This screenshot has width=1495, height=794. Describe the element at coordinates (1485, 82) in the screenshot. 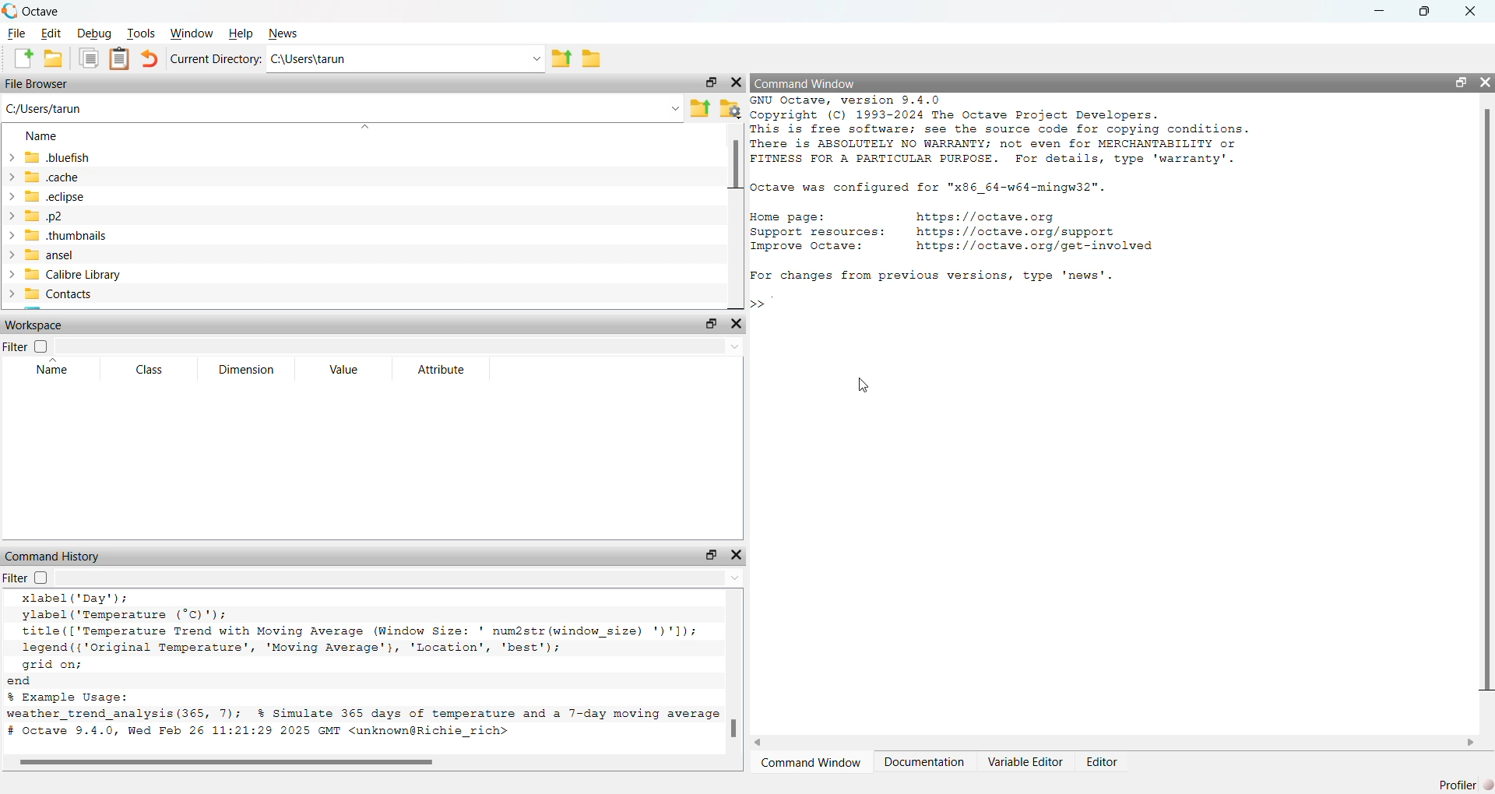

I see `close` at that location.